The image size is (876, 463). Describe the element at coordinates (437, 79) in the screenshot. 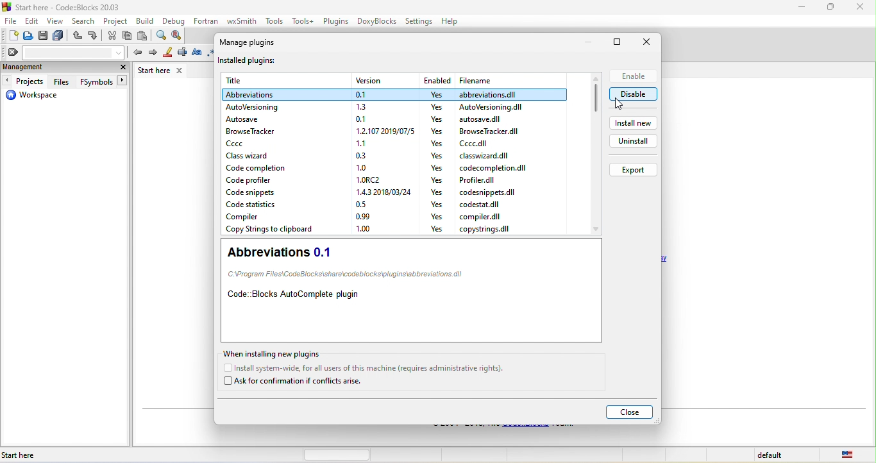

I see `enabled` at that location.